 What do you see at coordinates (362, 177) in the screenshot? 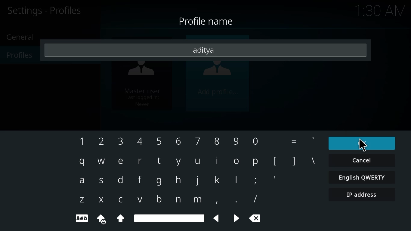
I see `english qwerty` at bounding box center [362, 177].